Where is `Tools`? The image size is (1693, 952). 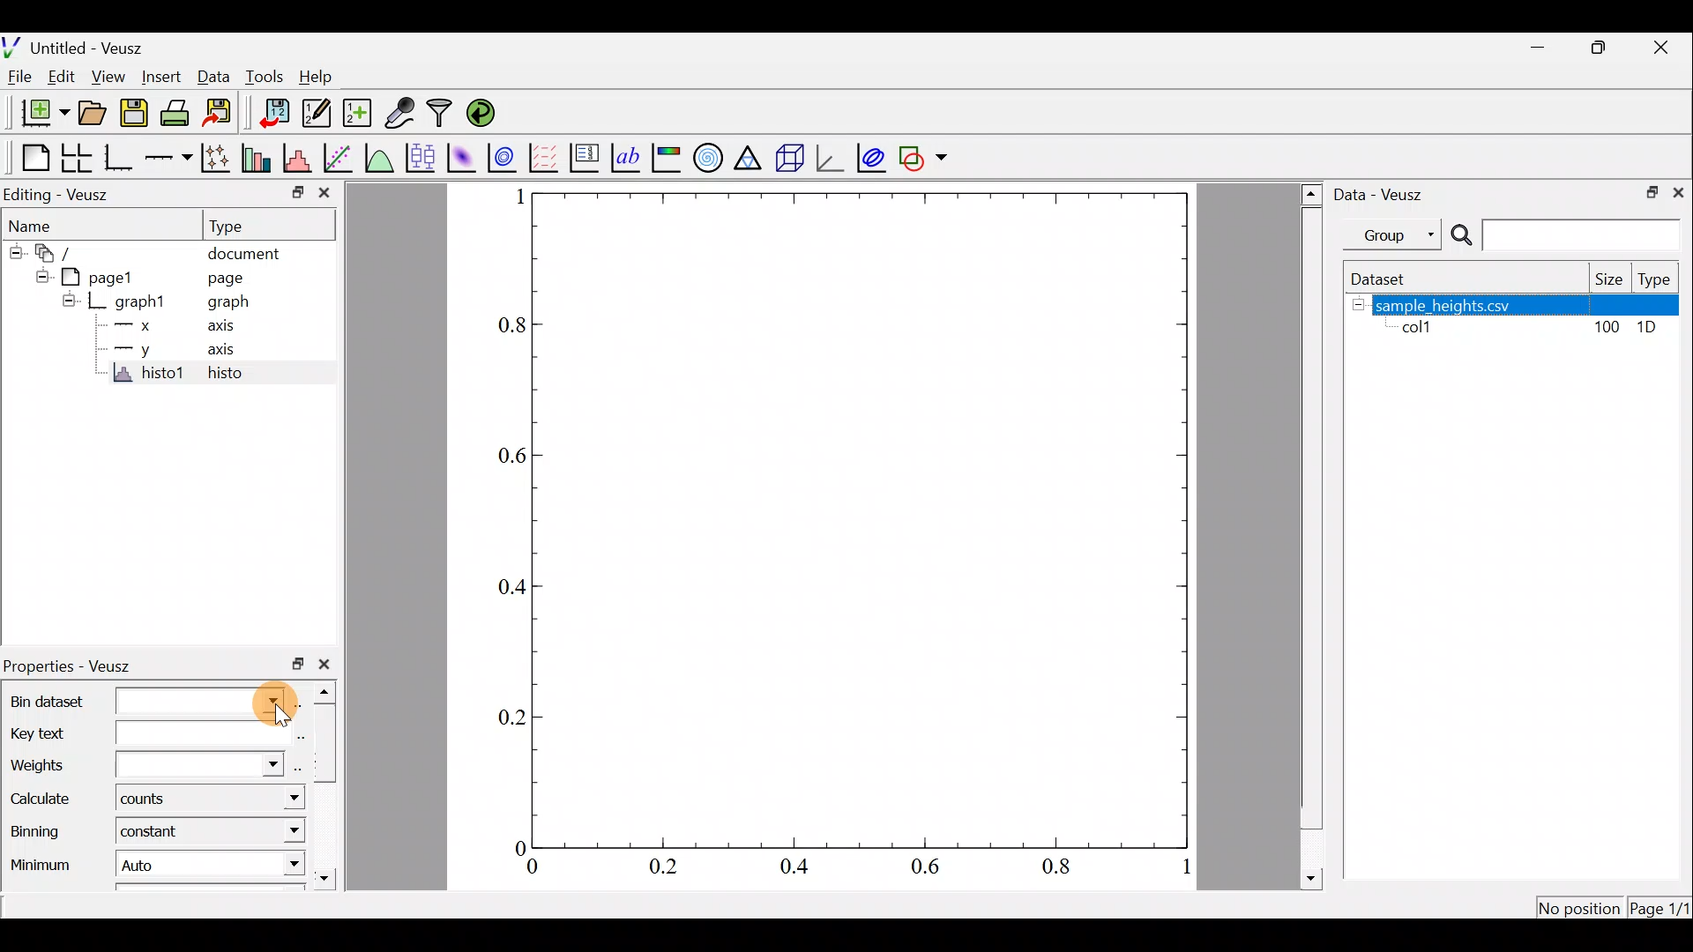
Tools is located at coordinates (265, 77).